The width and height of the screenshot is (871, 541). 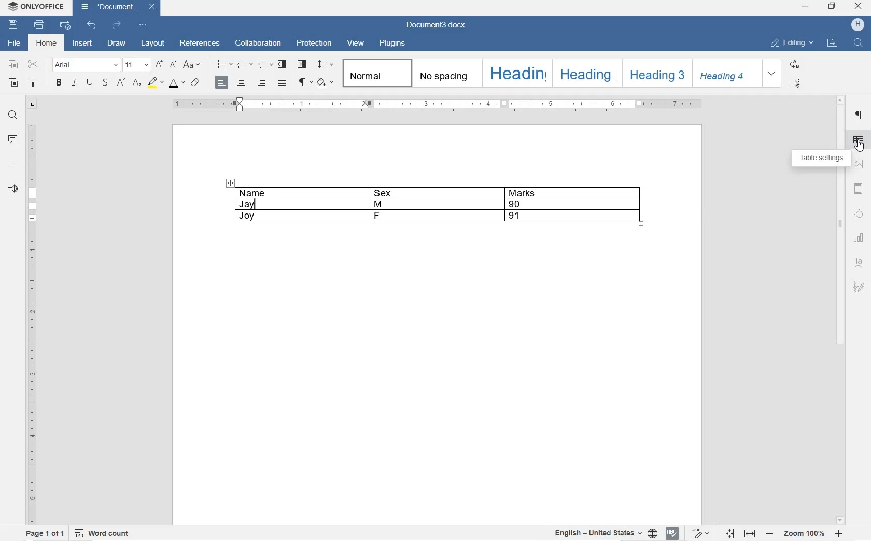 I want to click on COLLABORATION, so click(x=259, y=45).